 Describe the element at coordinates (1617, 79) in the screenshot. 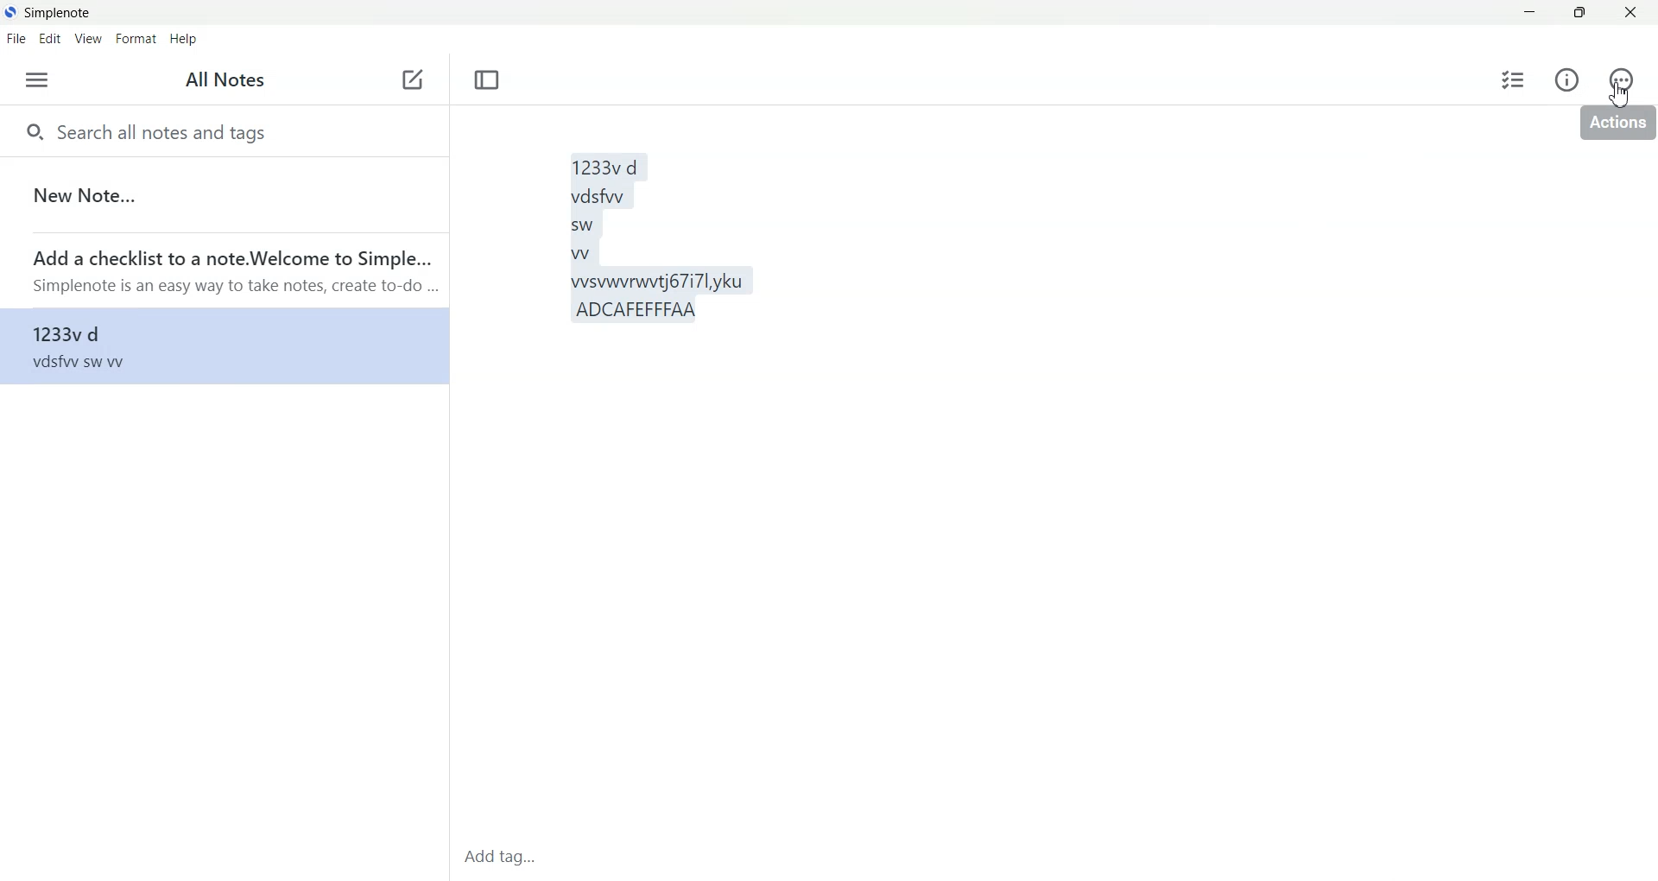

I see `Actions` at that location.